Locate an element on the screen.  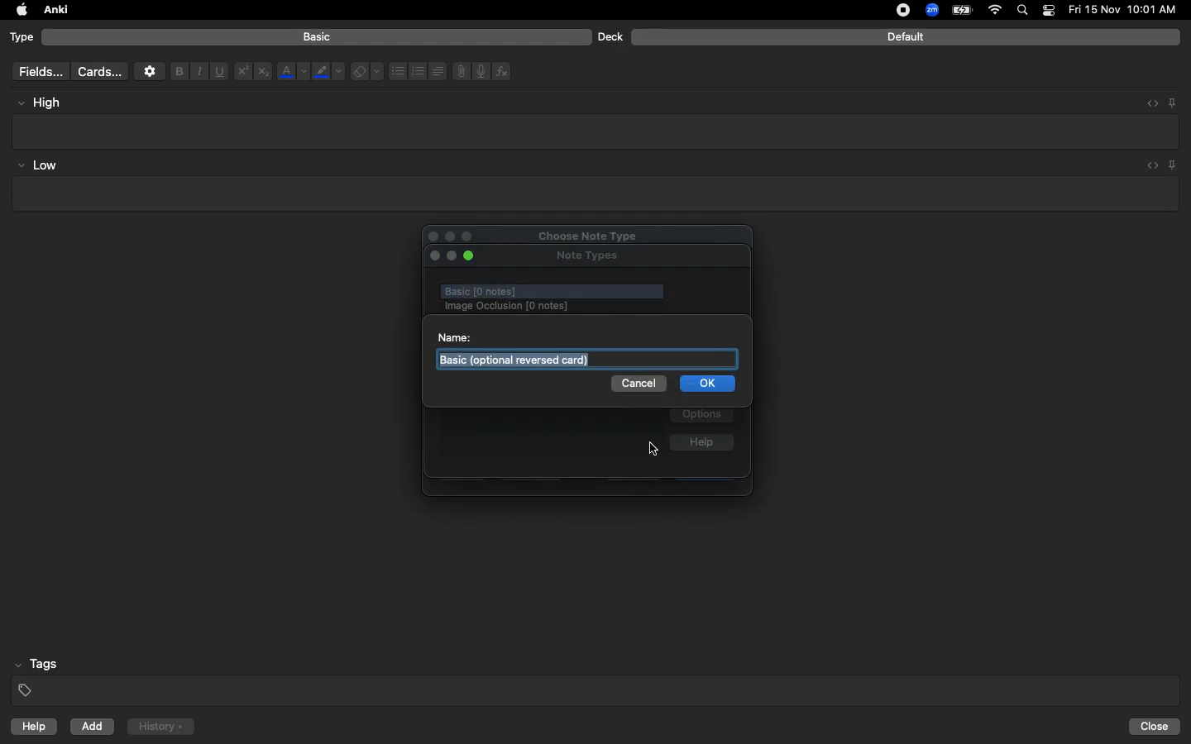
apple logo is located at coordinates (17, 10).